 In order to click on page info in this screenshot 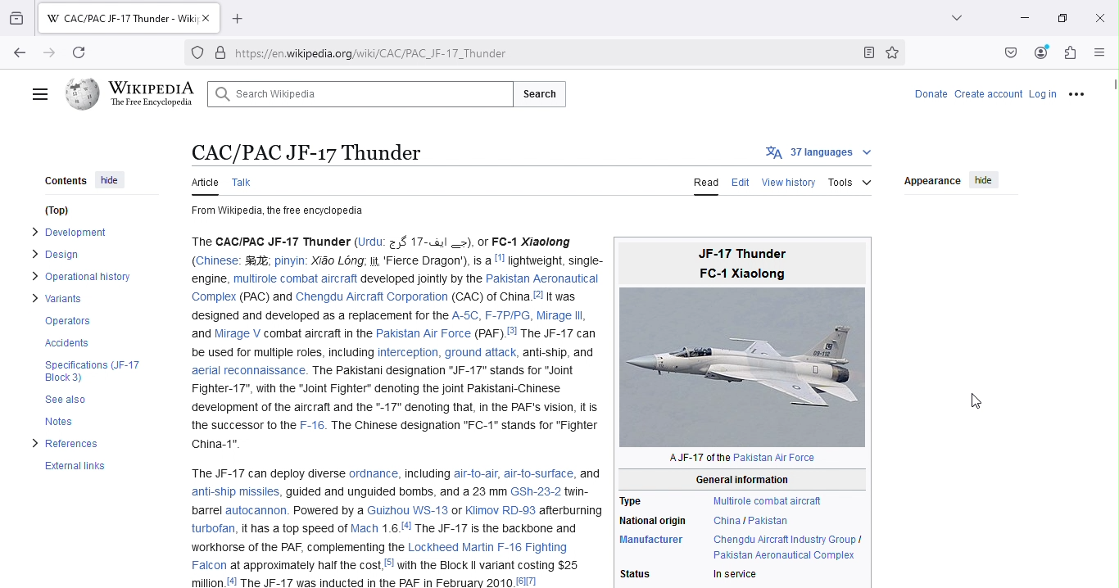, I will do `click(395, 409)`.